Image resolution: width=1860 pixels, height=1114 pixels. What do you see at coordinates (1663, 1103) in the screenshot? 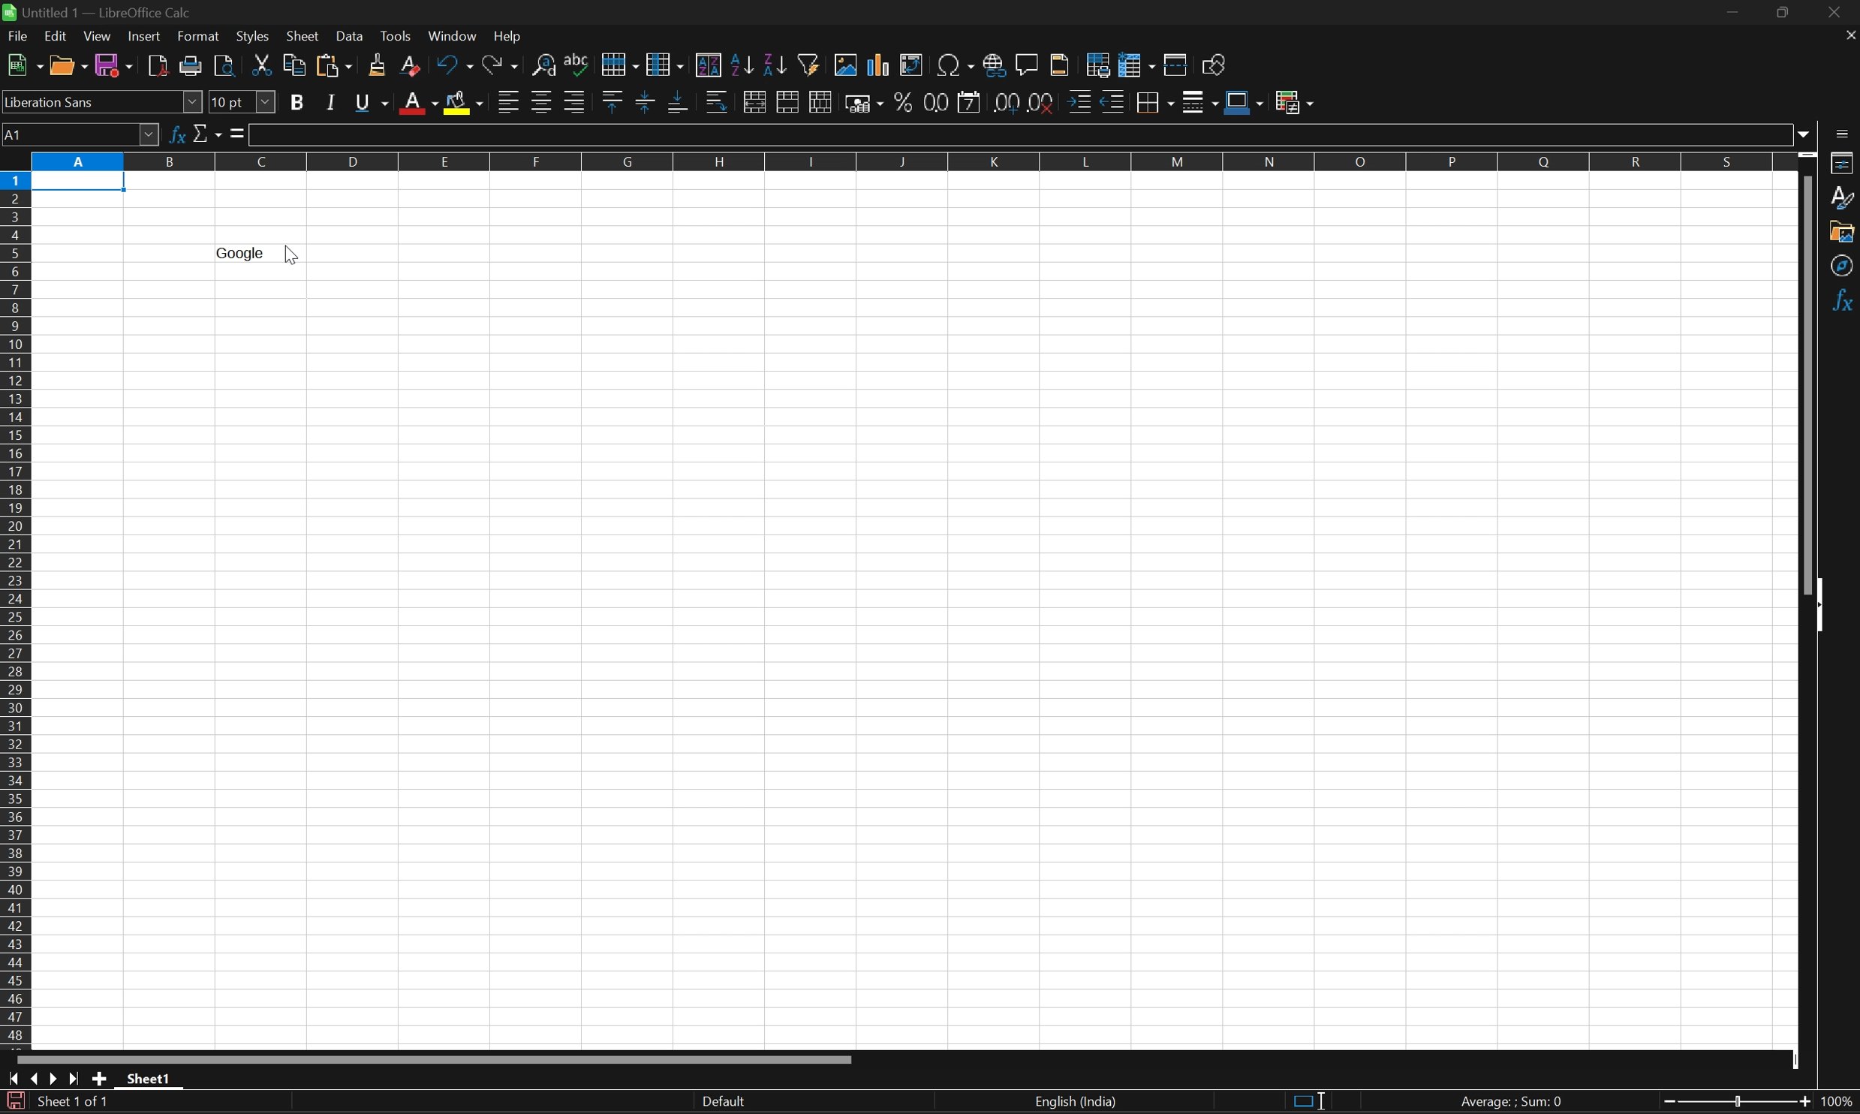
I see `Zoom in` at bounding box center [1663, 1103].